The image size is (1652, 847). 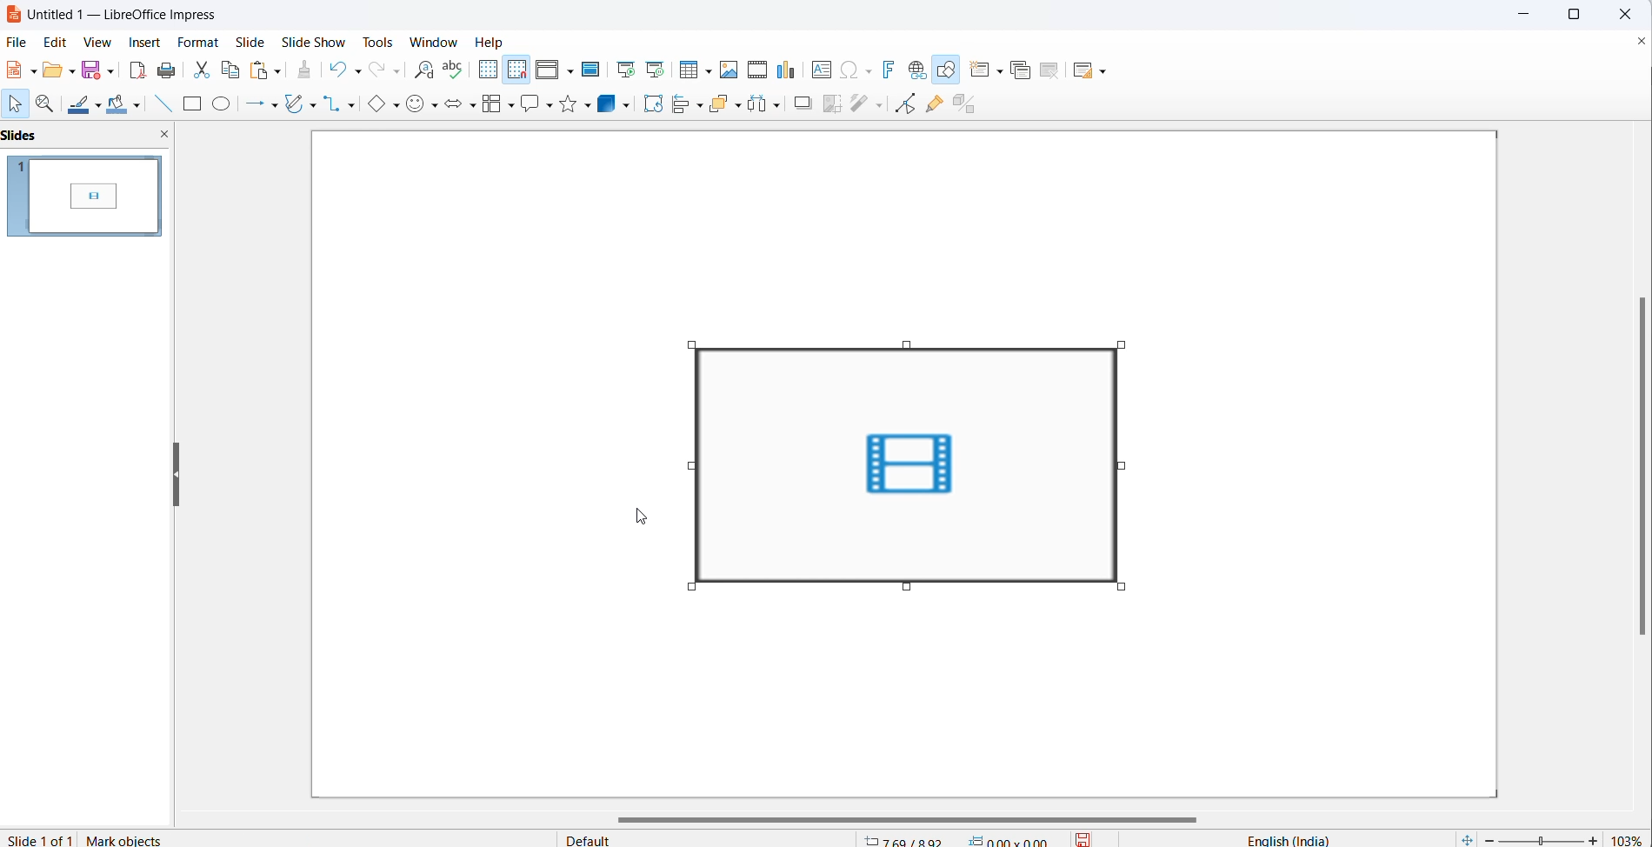 I want to click on new slide options, so click(x=1003, y=70).